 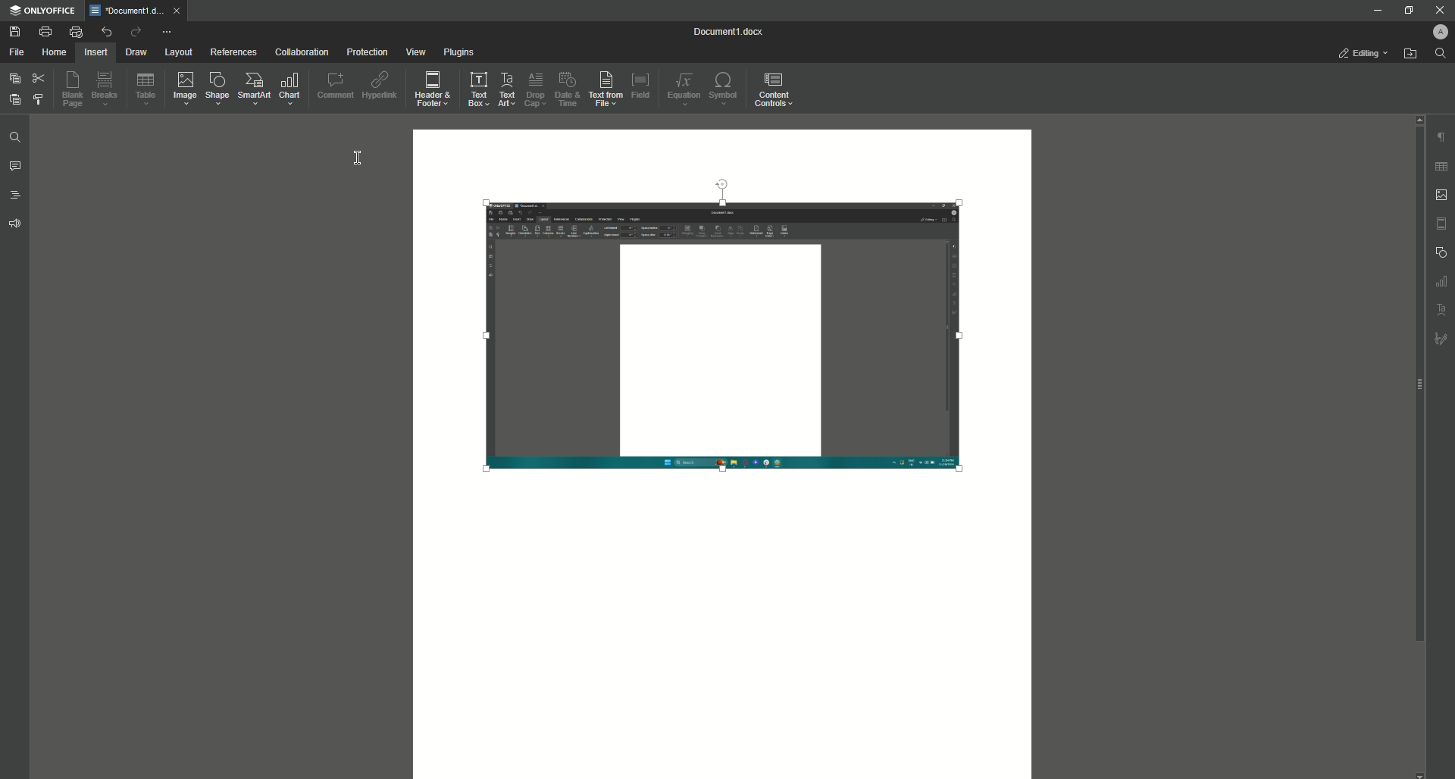 I want to click on Blank Page, so click(x=70, y=87).